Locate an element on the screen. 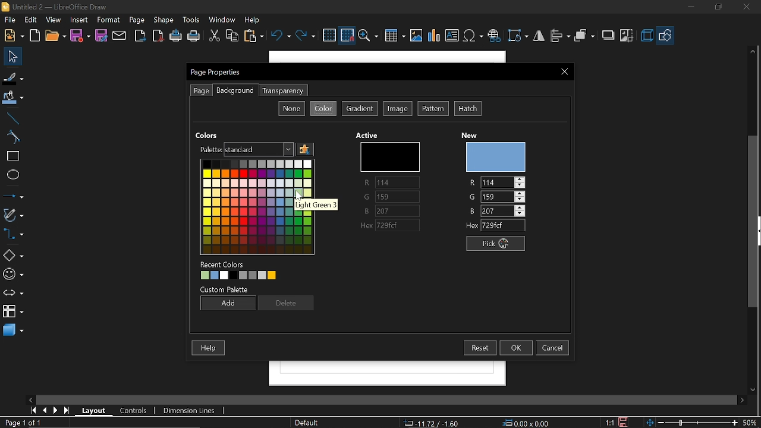 Image resolution: width=761 pixels, height=428 pixels. Active is located at coordinates (369, 135).